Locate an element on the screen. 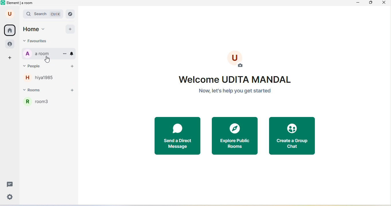 The width and height of the screenshot is (391, 206). people is located at coordinates (9, 44).